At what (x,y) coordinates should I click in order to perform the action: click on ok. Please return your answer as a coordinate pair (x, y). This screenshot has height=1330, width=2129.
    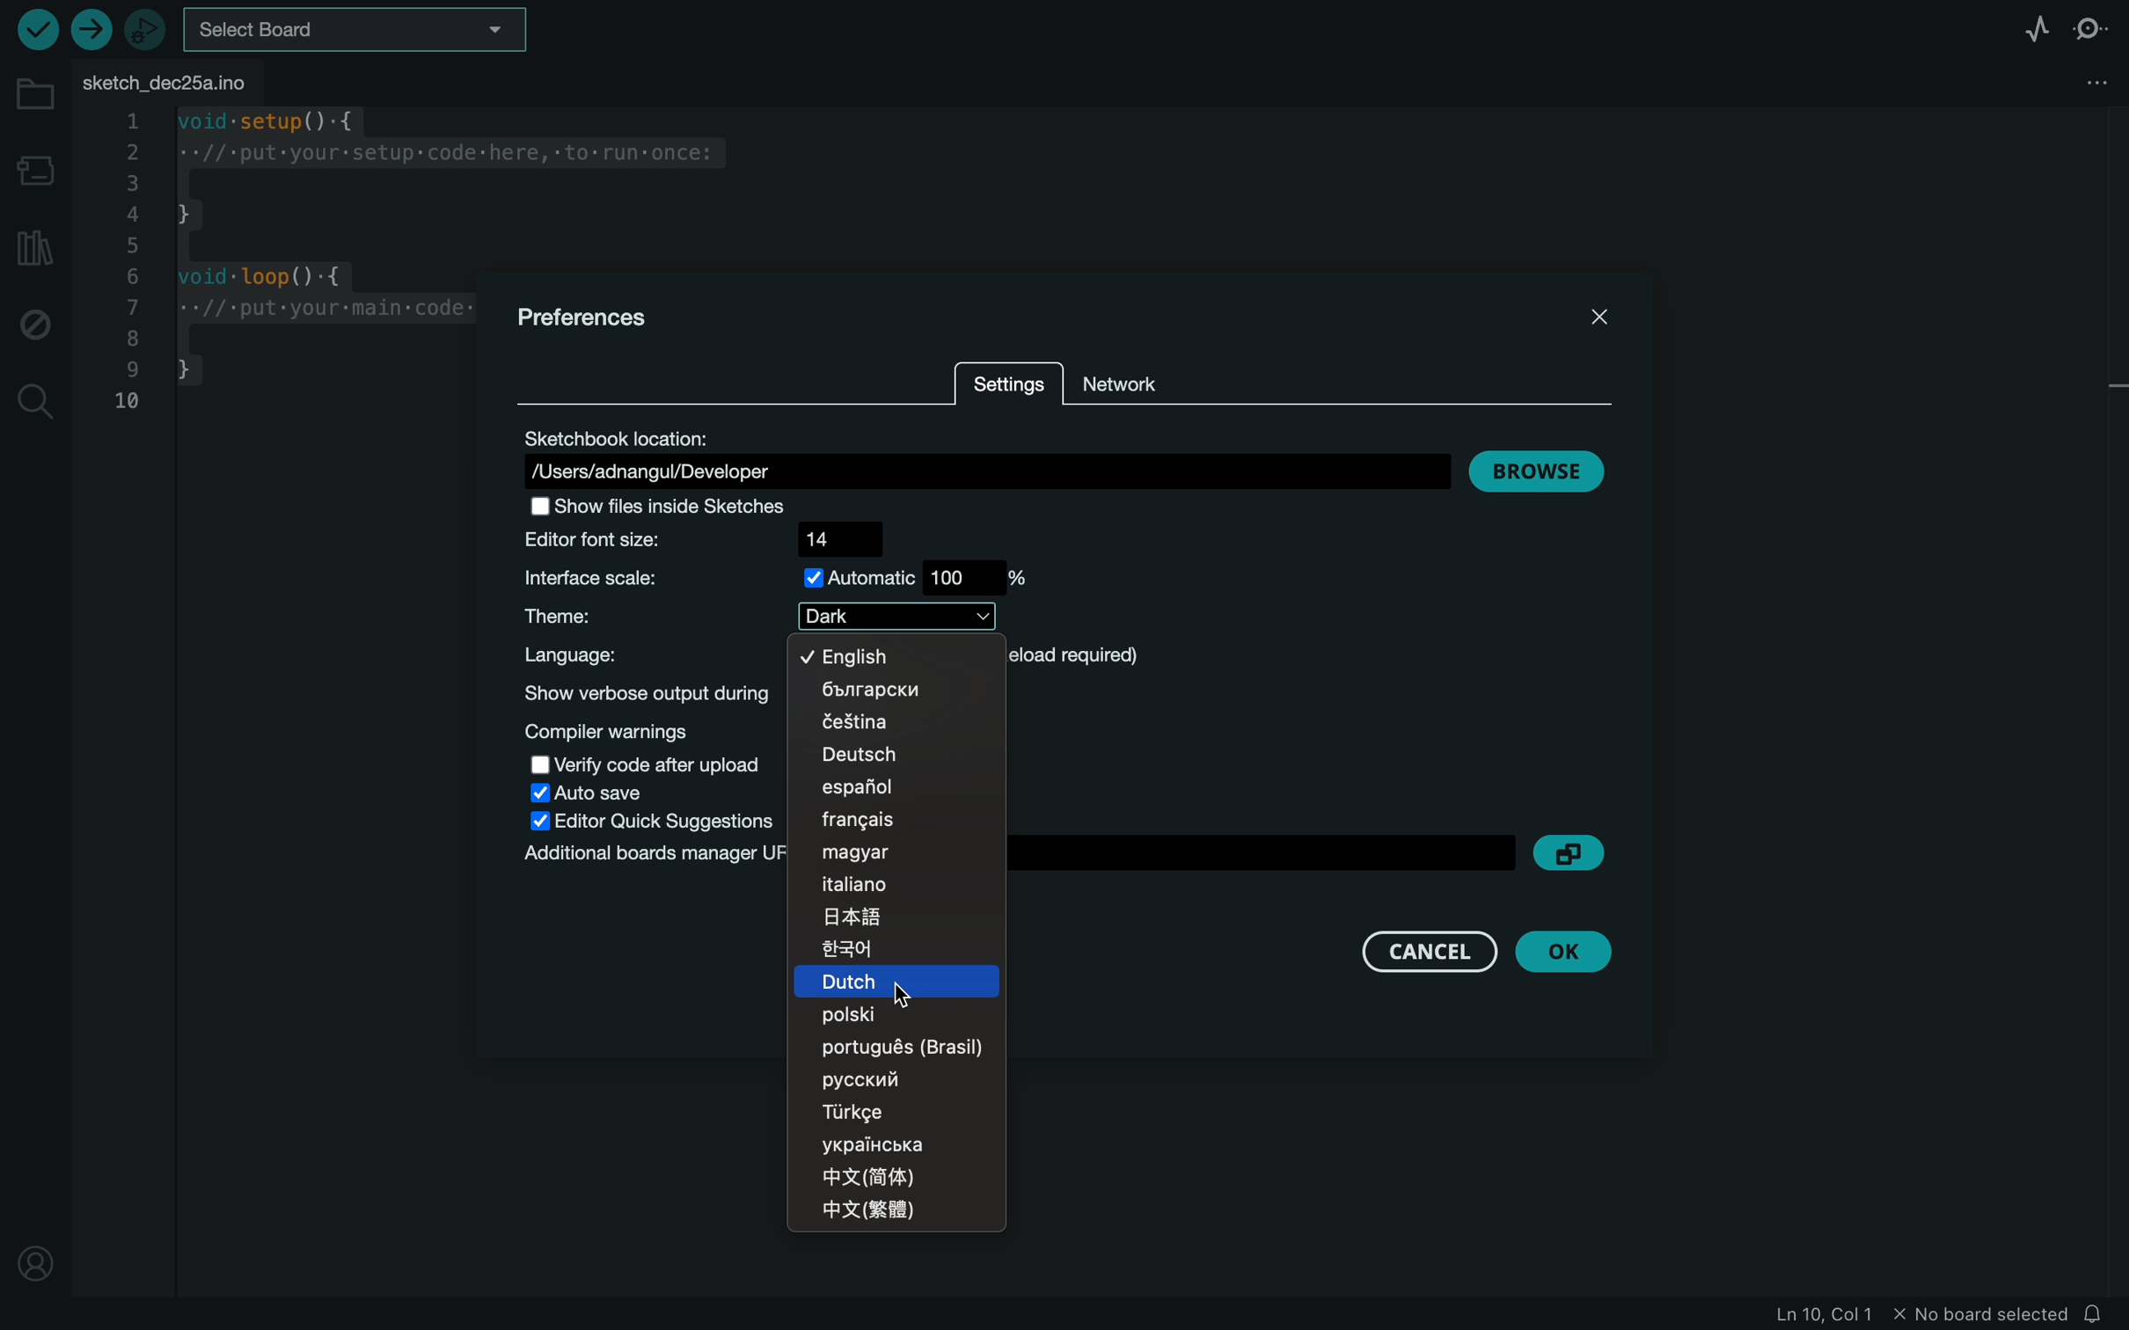
    Looking at the image, I should click on (1568, 950).